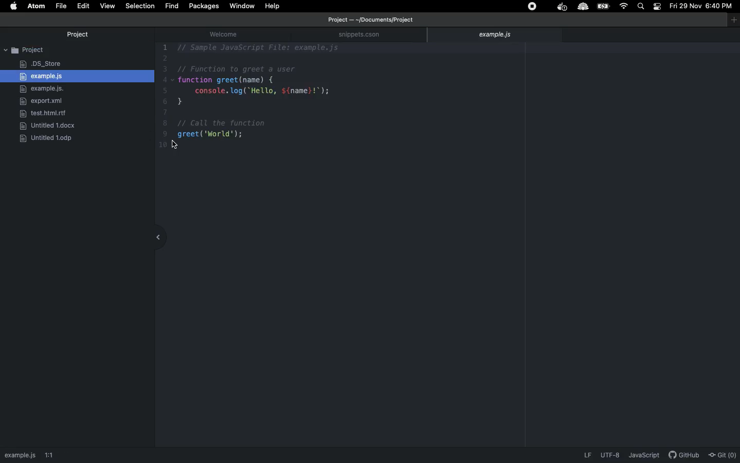 The height and width of the screenshot is (463, 740). What do you see at coordinates (684, 455) in the screenshot?
I see `description` at bounding box center [684, 455].